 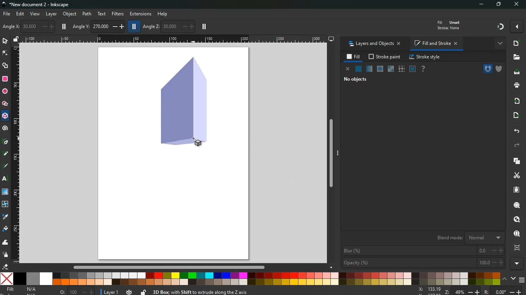 What do you see at coordinates (514, 279) in the screenshot?
I see `down` at bounding box center [514, 279].